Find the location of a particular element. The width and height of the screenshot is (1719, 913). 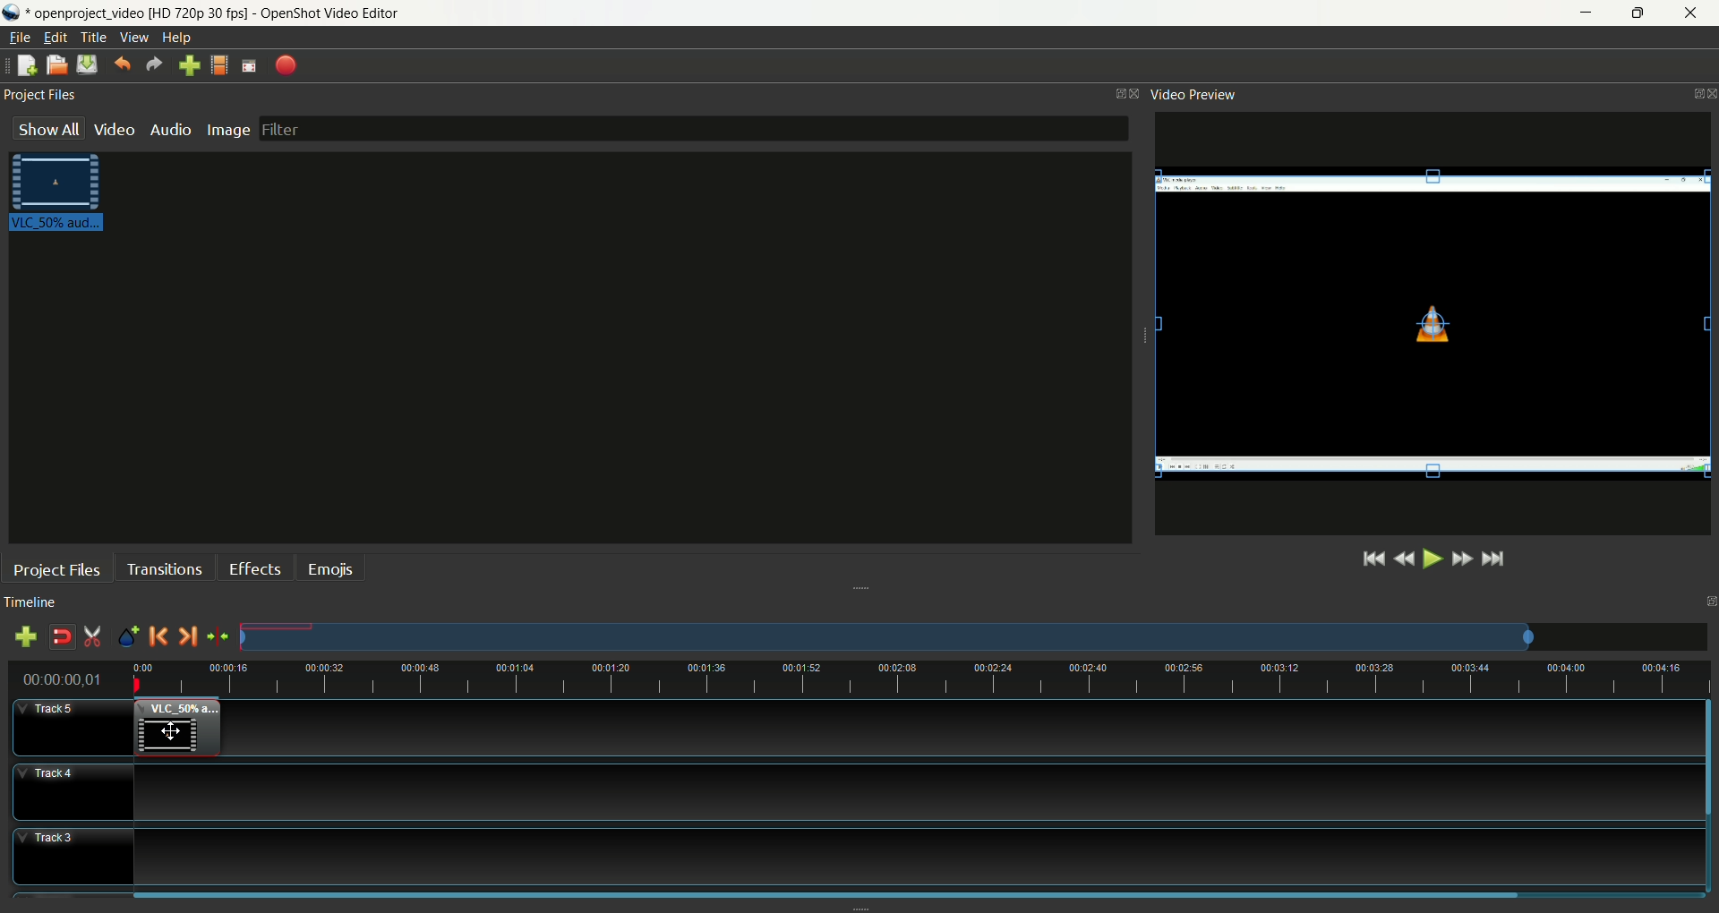

close is located at coordinates (1694, 13).